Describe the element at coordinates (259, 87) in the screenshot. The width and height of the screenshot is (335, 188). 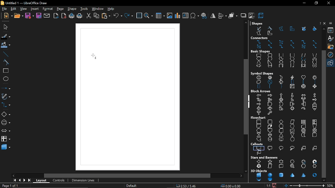
I see `double brace` at that location.